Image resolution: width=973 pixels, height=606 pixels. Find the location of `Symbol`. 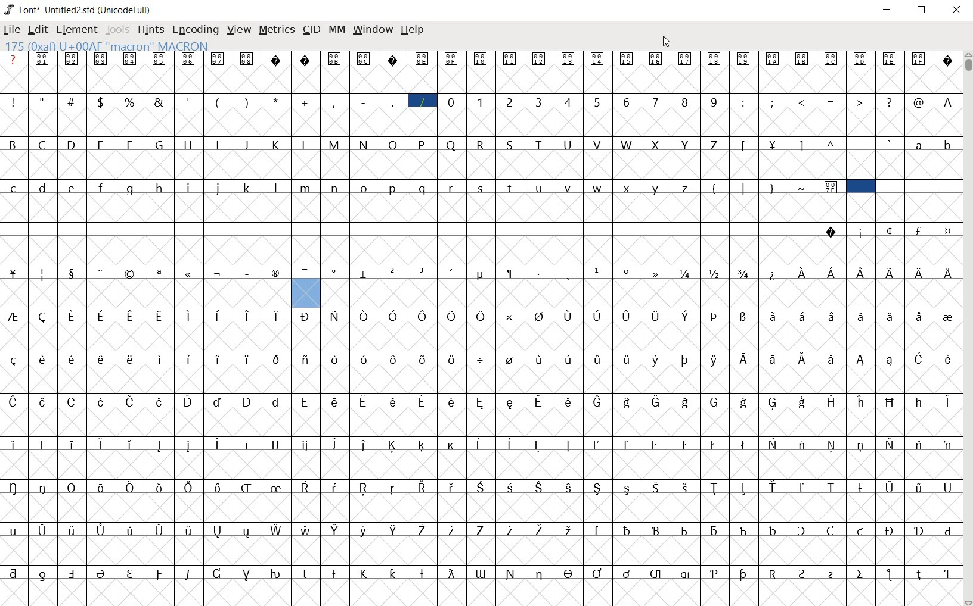

Symbol is located at coordinates (336, 529).